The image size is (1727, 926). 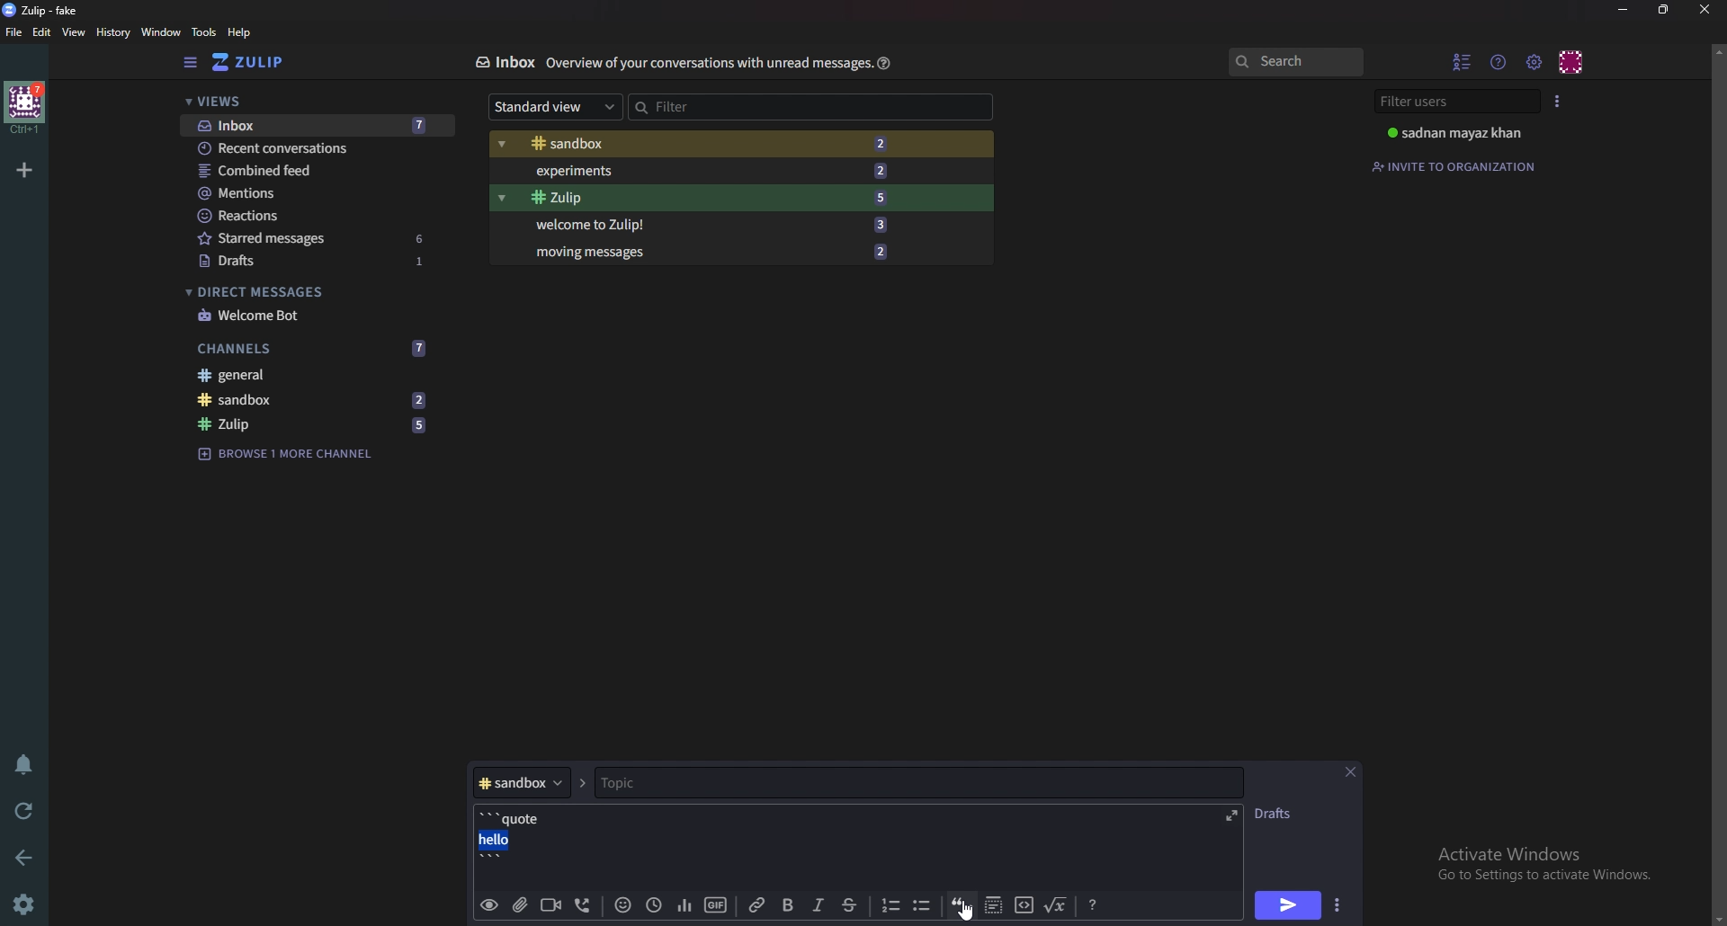 I want to click on Voice call, so click(x=582, y=904).